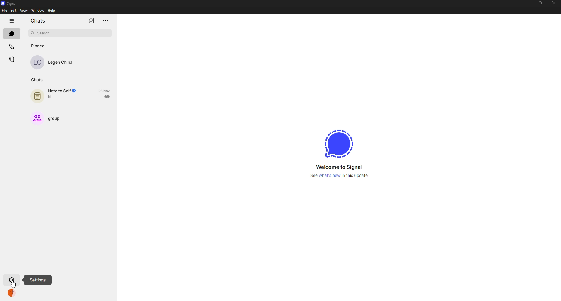  Describe the element at coordinates (24, 11) in the screenshot. I see `view` at that location.